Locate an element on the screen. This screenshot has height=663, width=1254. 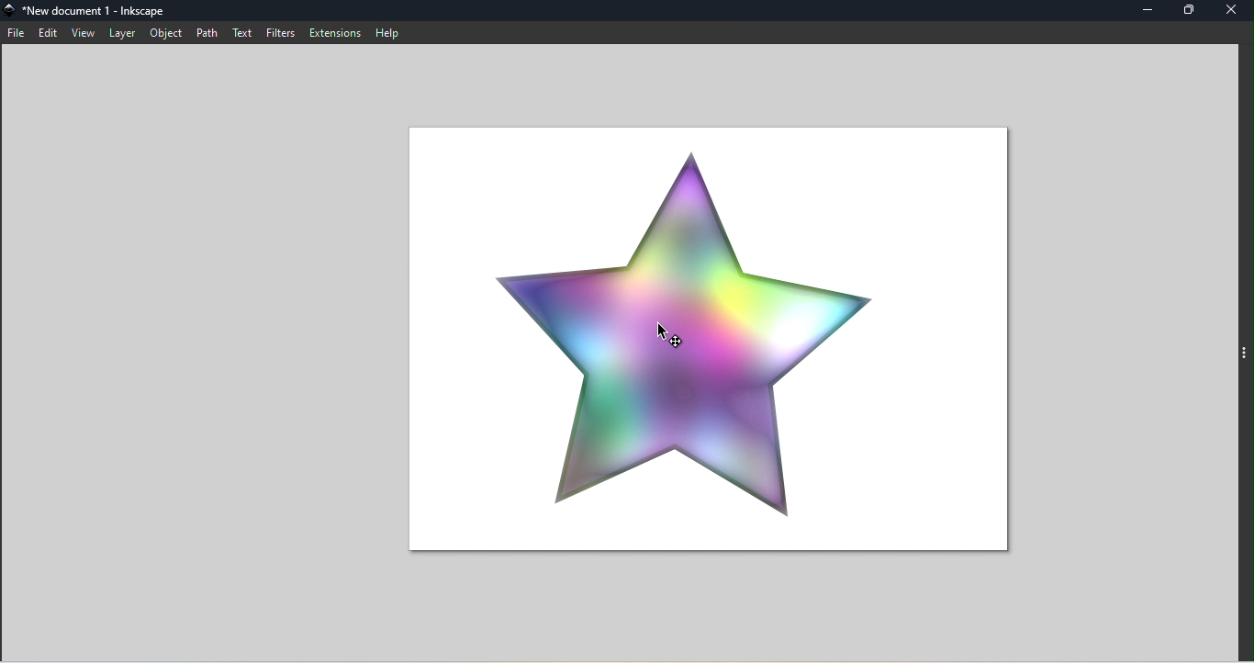
Maximize is located at coordinates (1193, 10).